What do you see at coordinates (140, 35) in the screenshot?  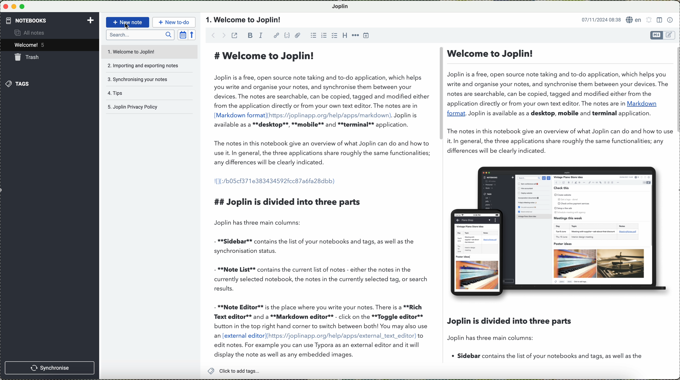 I see `search bar` at bounding box center [140, 35].